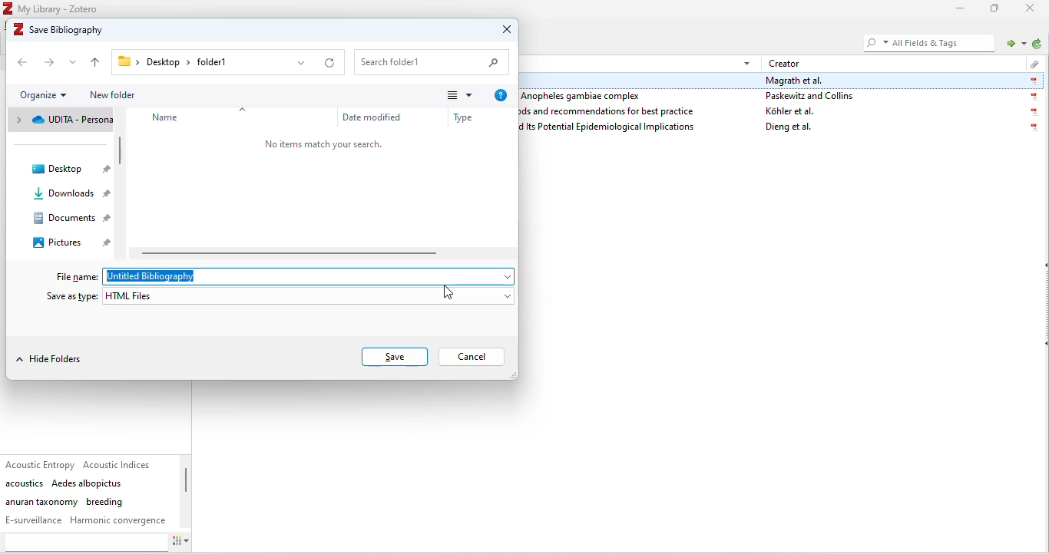 The width and height of the screenshot is (1049, 554). I want to click on minimize, so click(957, 9).